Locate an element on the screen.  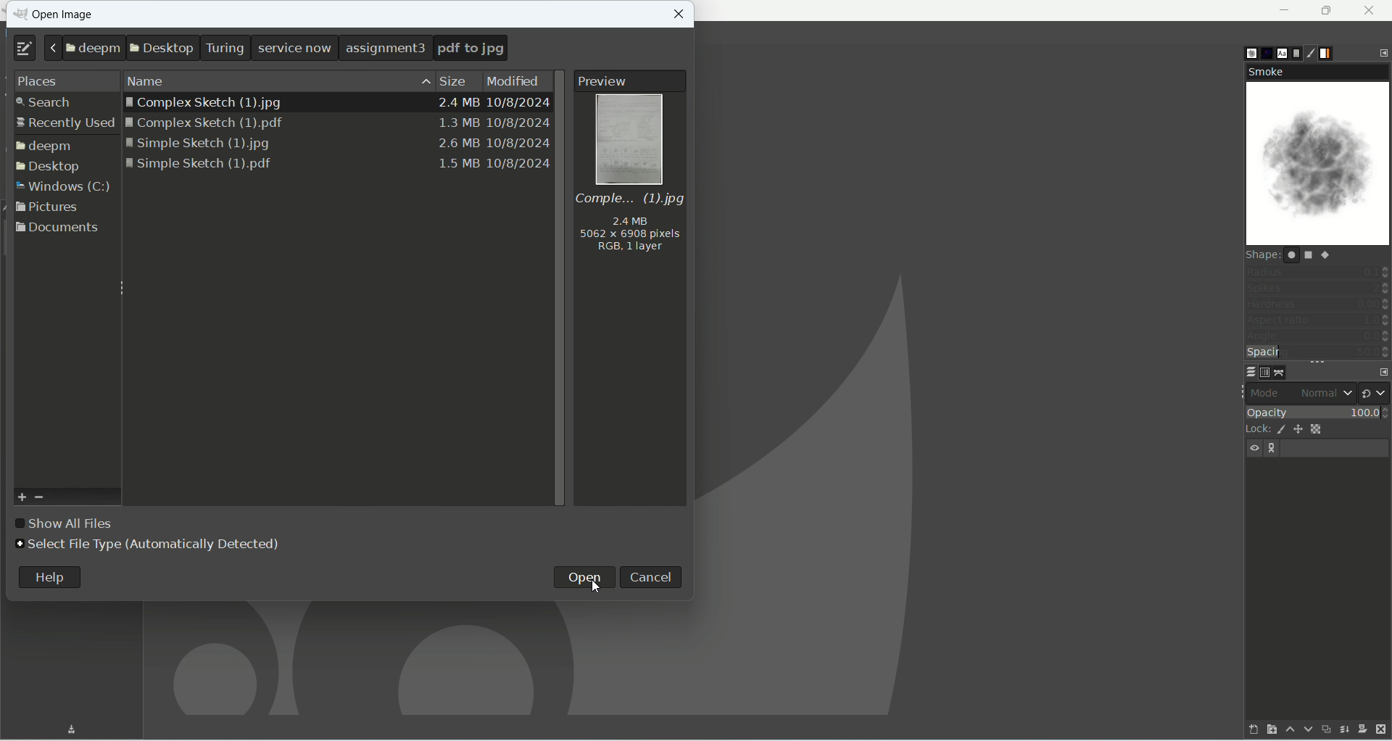
logo is located at coordinates (19, 14).